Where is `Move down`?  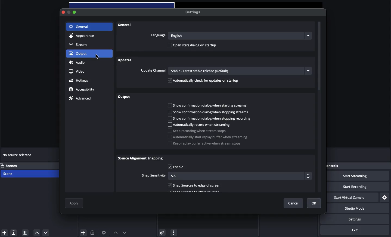 Move down is located at coordinates (125, 232).